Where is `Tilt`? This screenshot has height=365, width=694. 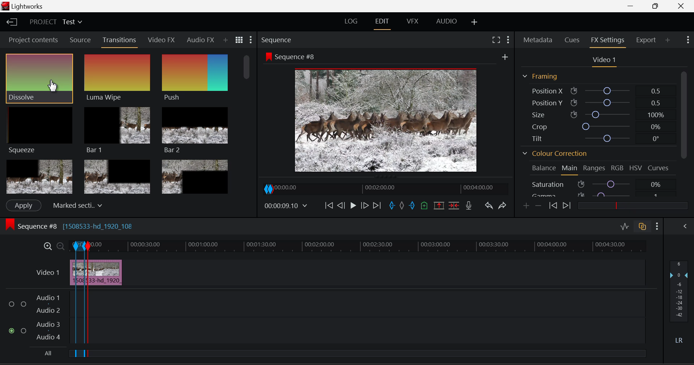
Tilt is located at coordinates (594, 138).